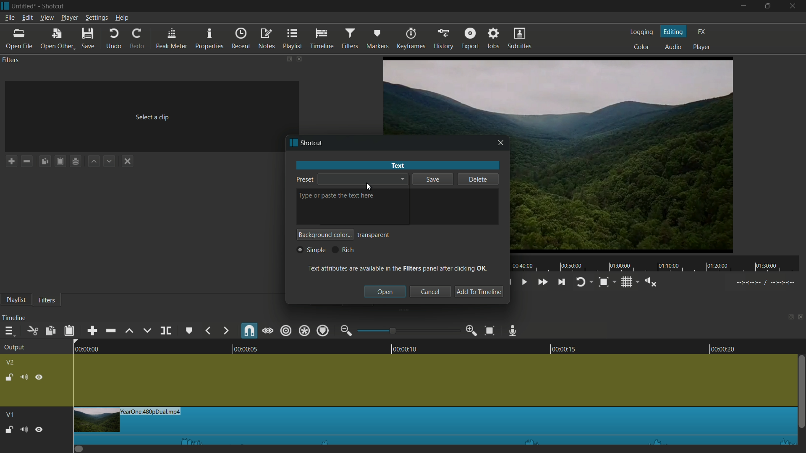  I want to click on down, so click(108, 161).